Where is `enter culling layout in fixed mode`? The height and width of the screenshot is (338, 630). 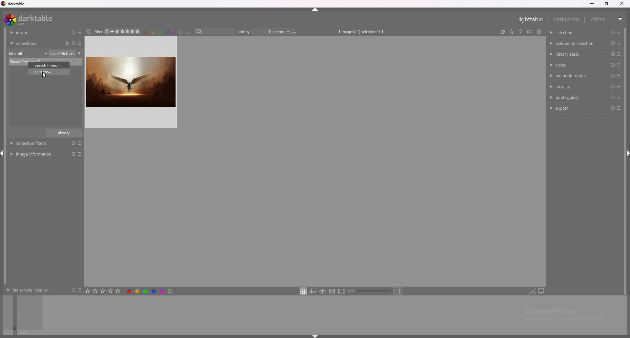
enter culling layout in fixed mode is located at coordinates (323, 291).